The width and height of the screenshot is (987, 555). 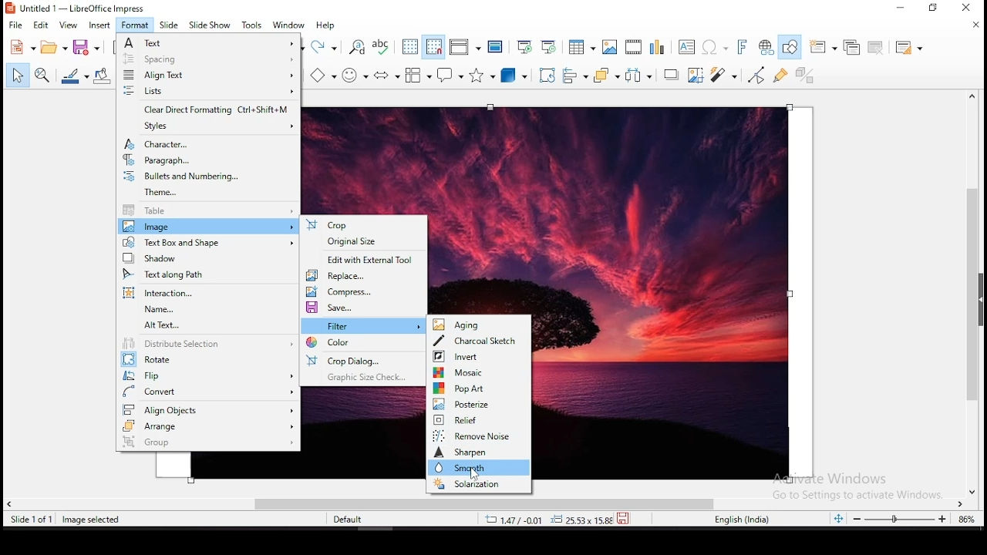 What do you see at coordinates (908, 48) in the screenshot?
I see ` slide layout` at bounding box center [908, 48].